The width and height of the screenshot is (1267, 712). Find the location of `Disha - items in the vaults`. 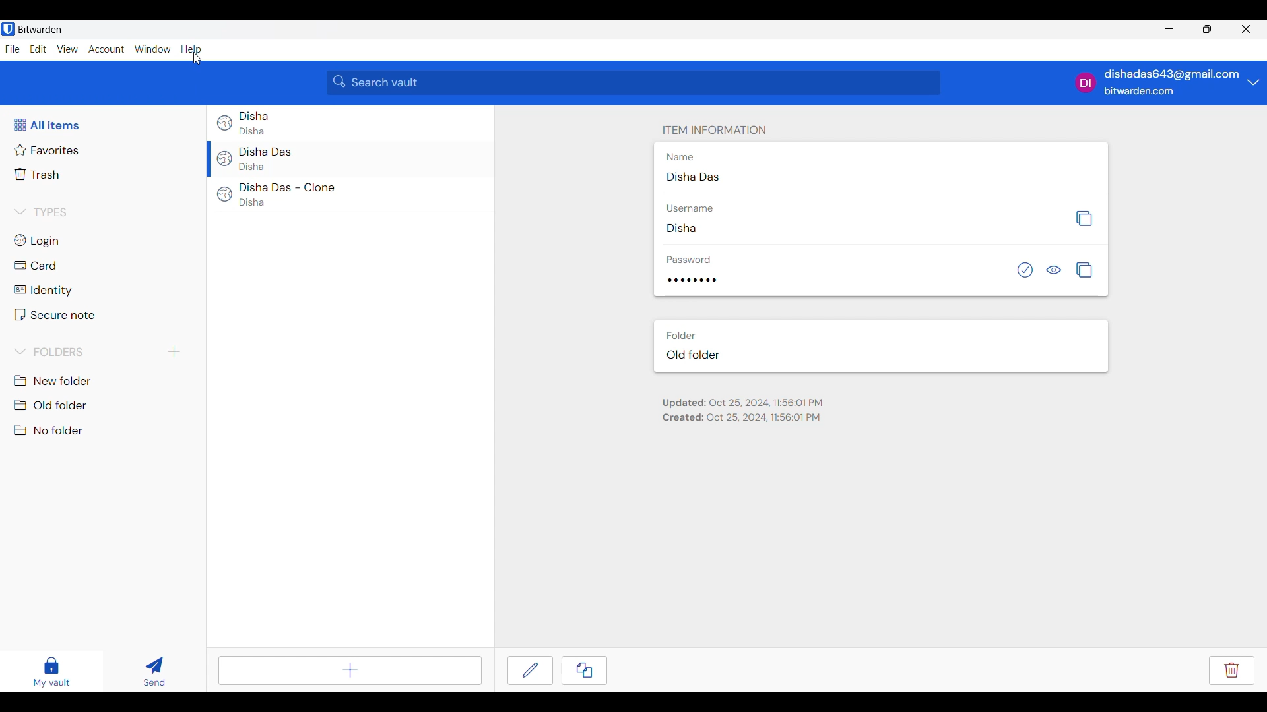

Disha - items in the vaults is located at coordinates (254, 115).